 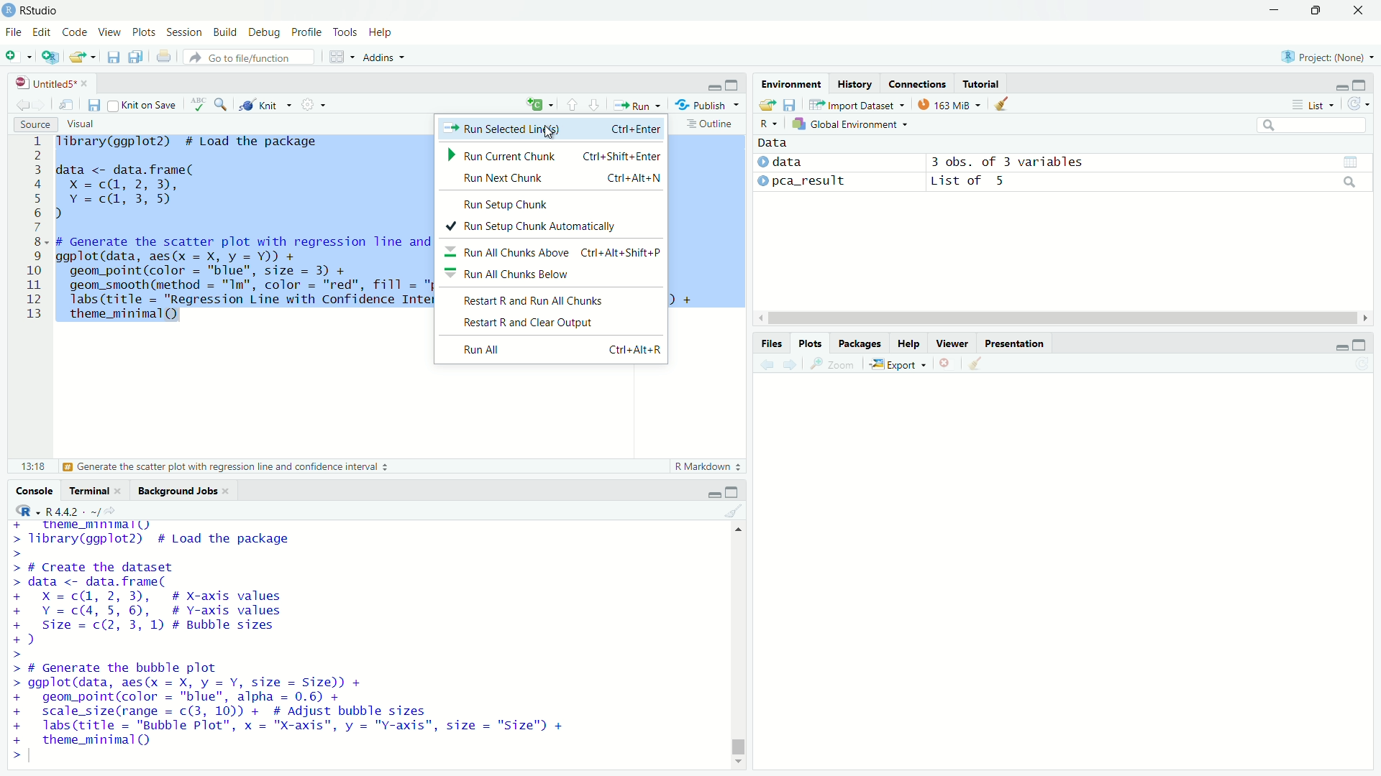 What do you see at coordinates (790, 162) in the screenshot?
I see `data` at bounding box center [790, 162].